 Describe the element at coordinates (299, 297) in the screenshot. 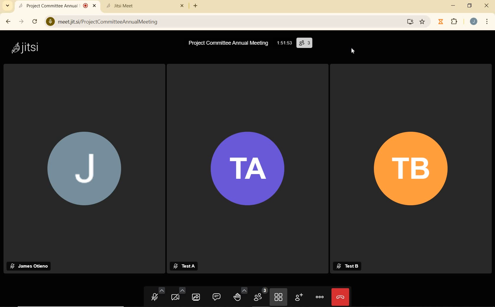

I see `invite people` at that location.